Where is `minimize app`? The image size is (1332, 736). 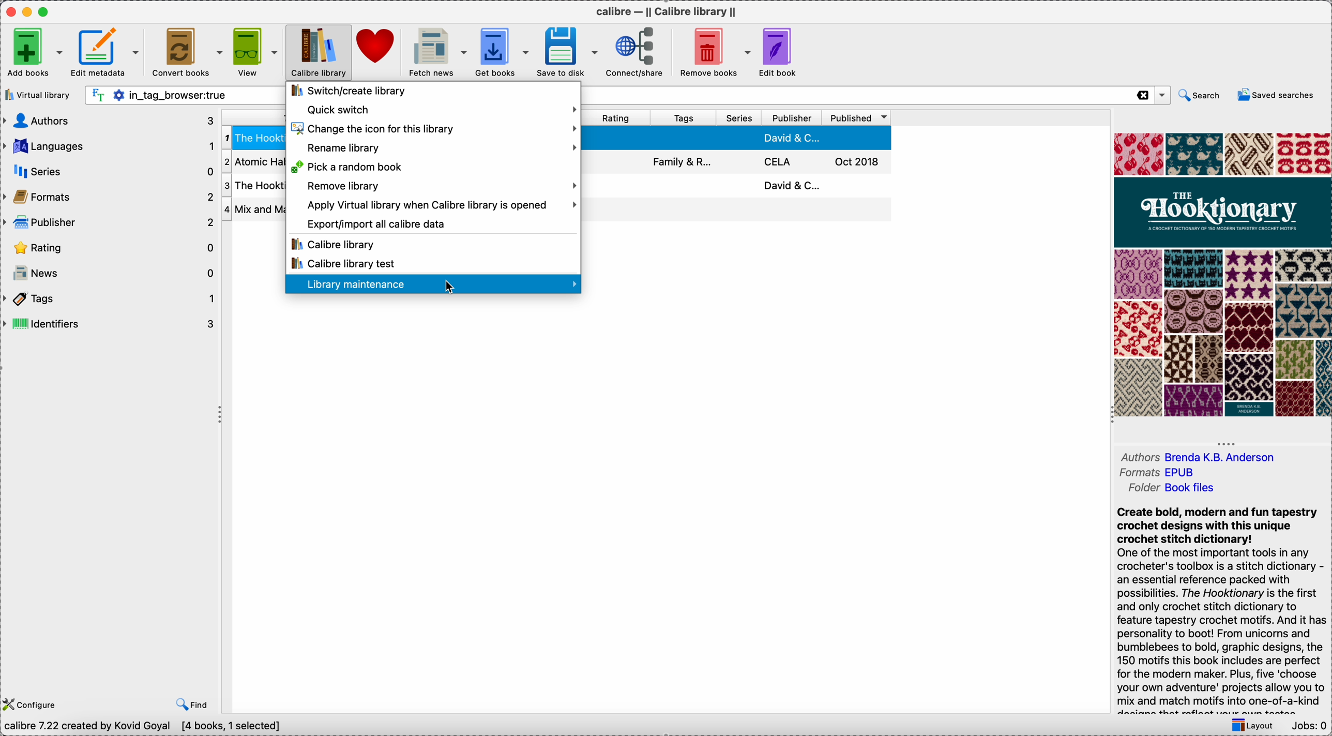 minimize app is located at coordinates (27, 10).